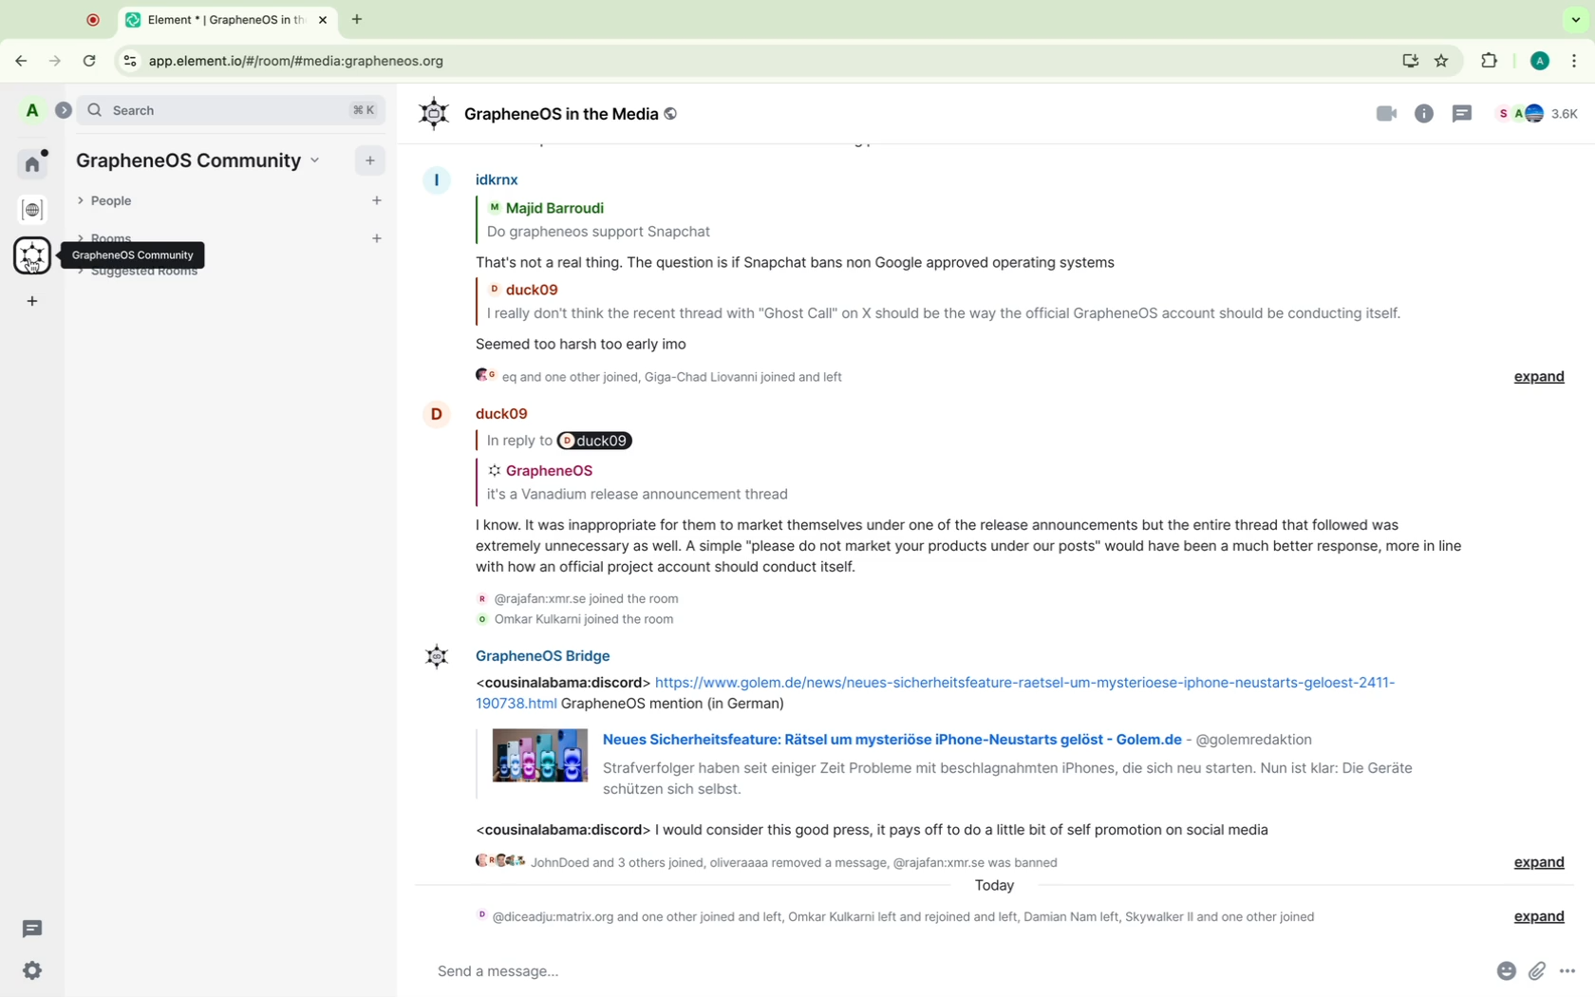 The image size is (1595, 997). Describe the element at coordinates (1537, 60) in the screenshot. I see `google profile picture` at that location.